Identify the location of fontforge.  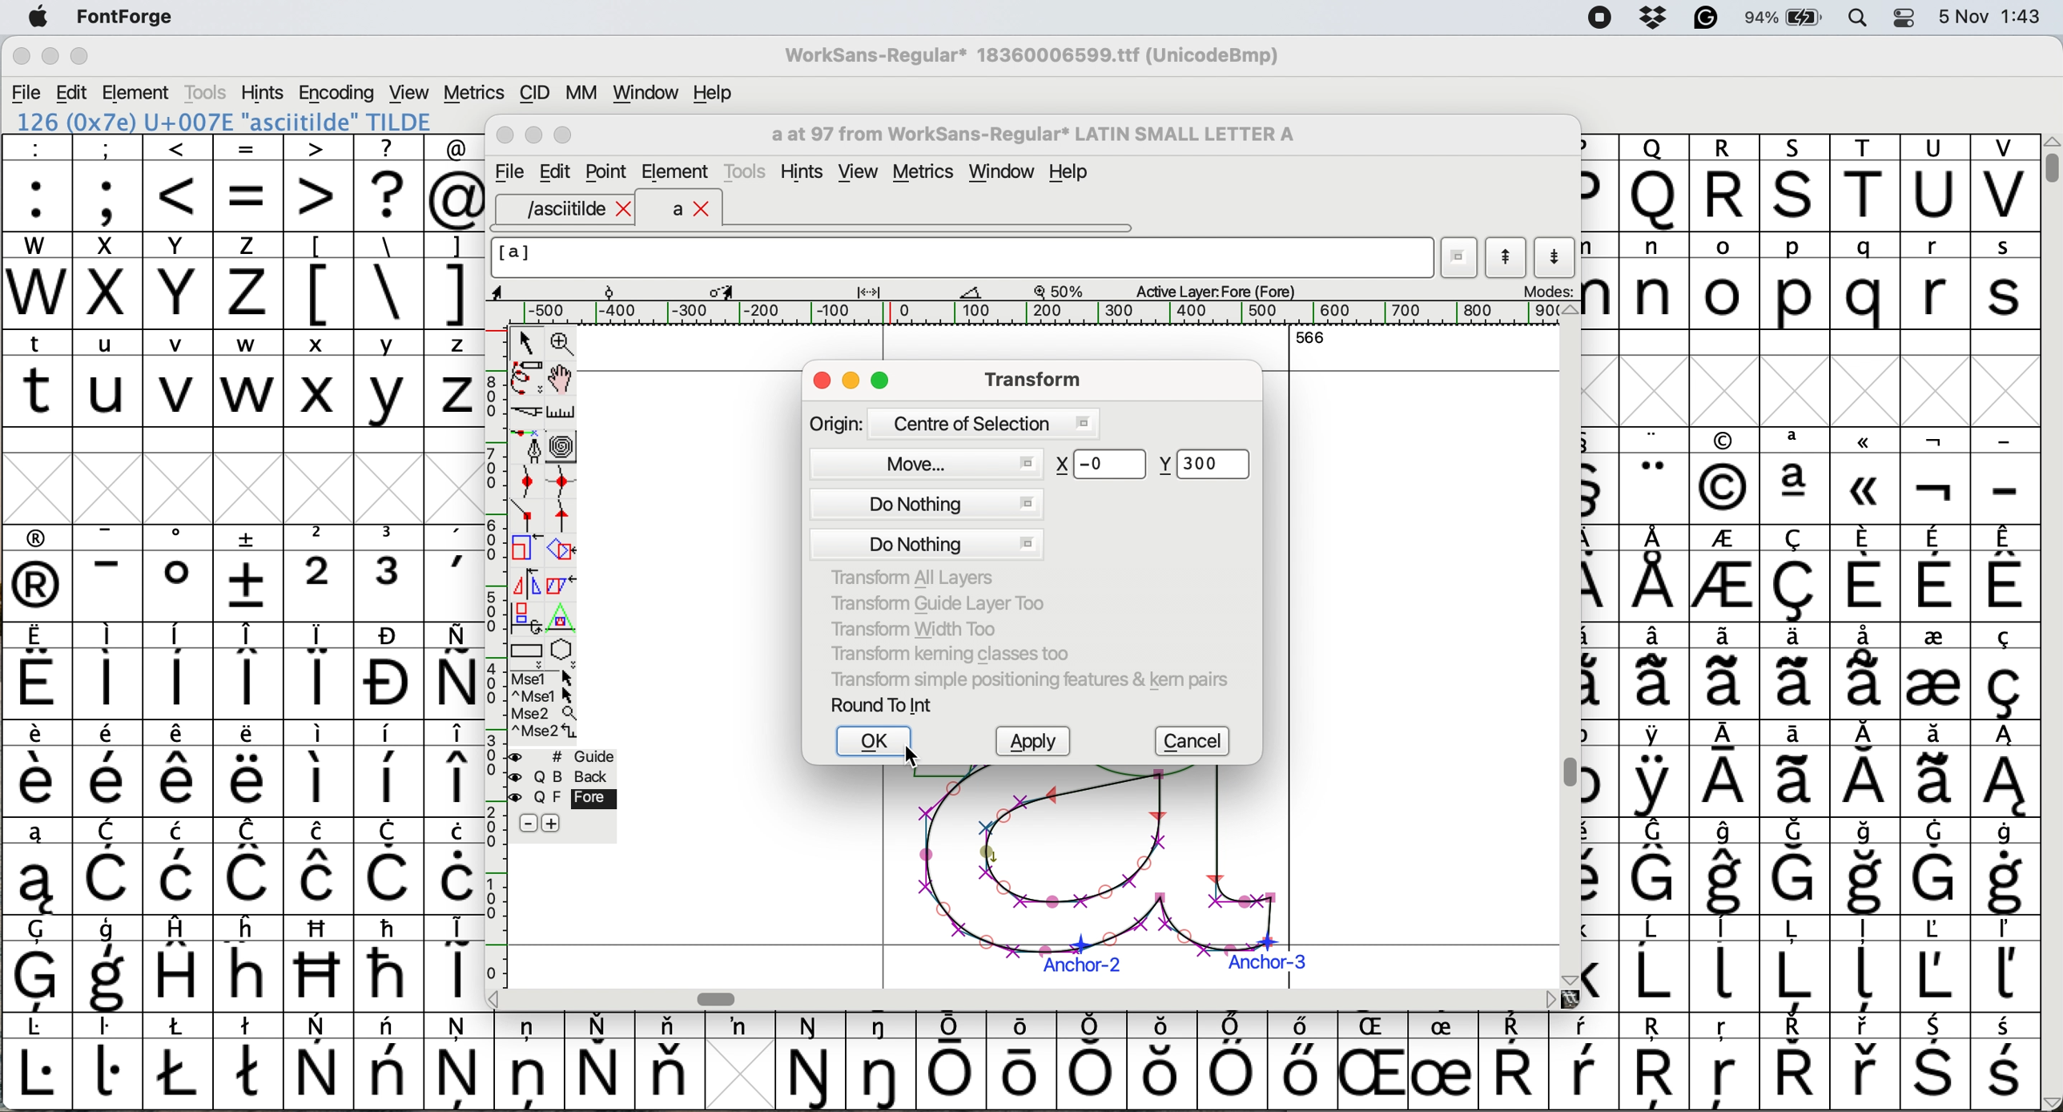
(131, 18).